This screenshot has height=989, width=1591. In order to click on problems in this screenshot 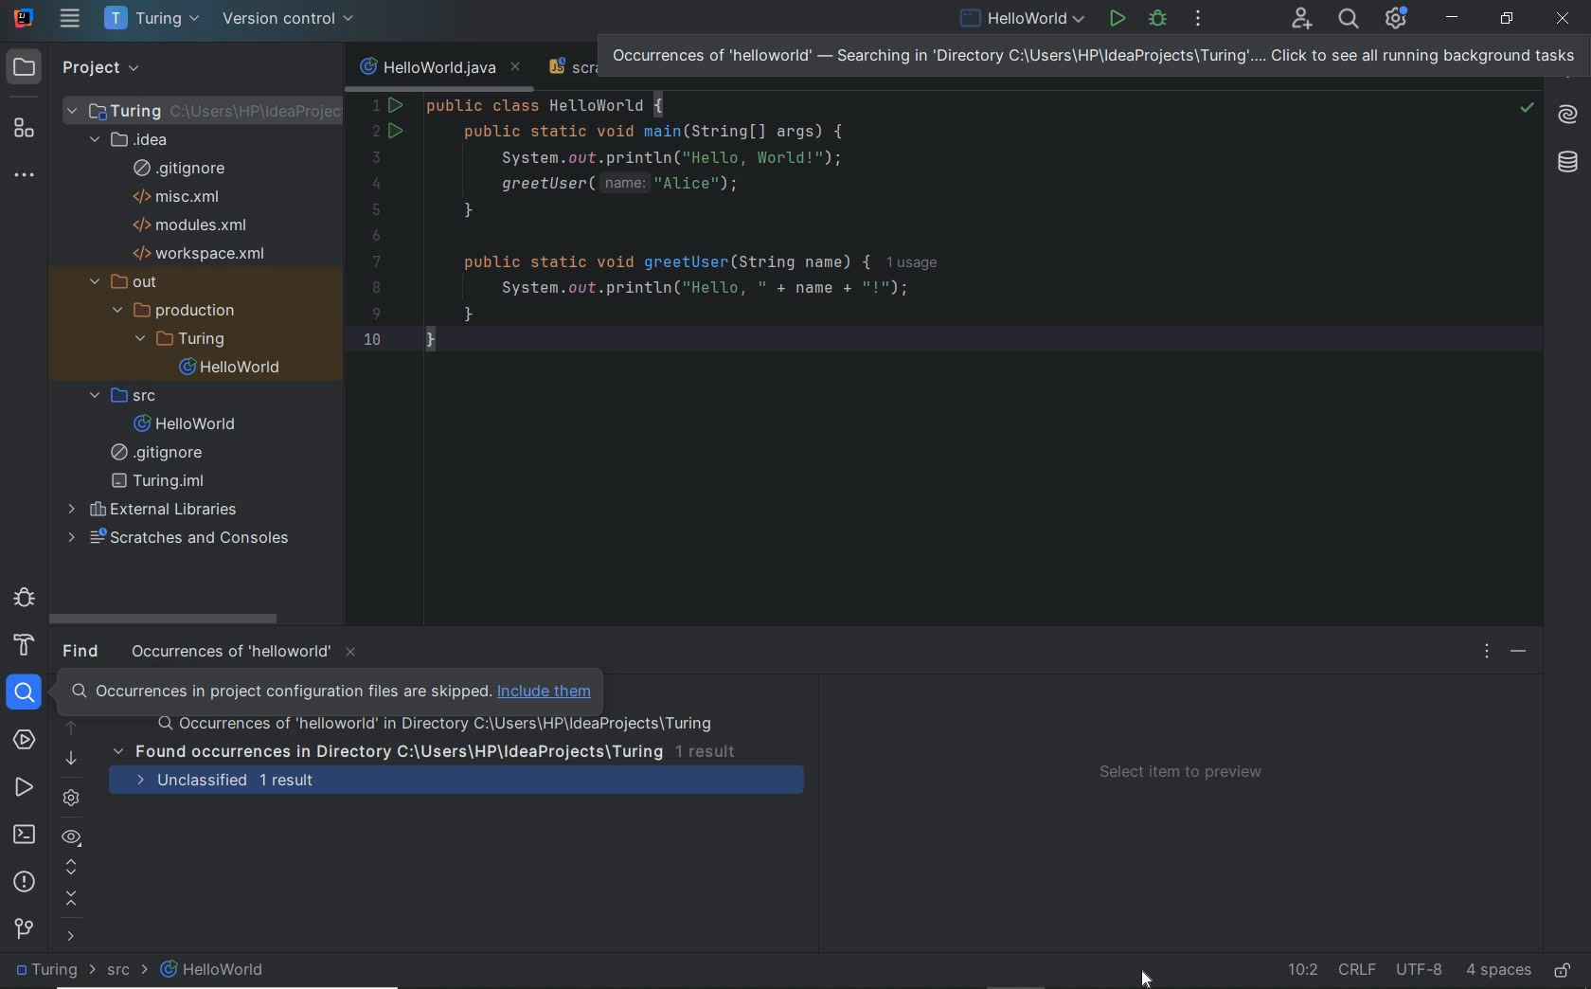, I will do `click(25, 883)`.